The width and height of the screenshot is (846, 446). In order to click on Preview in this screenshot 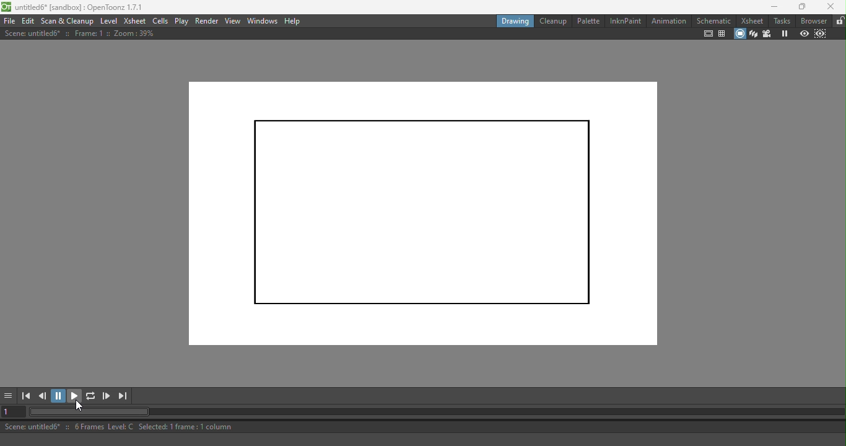, I will do `click(805, 34)`.